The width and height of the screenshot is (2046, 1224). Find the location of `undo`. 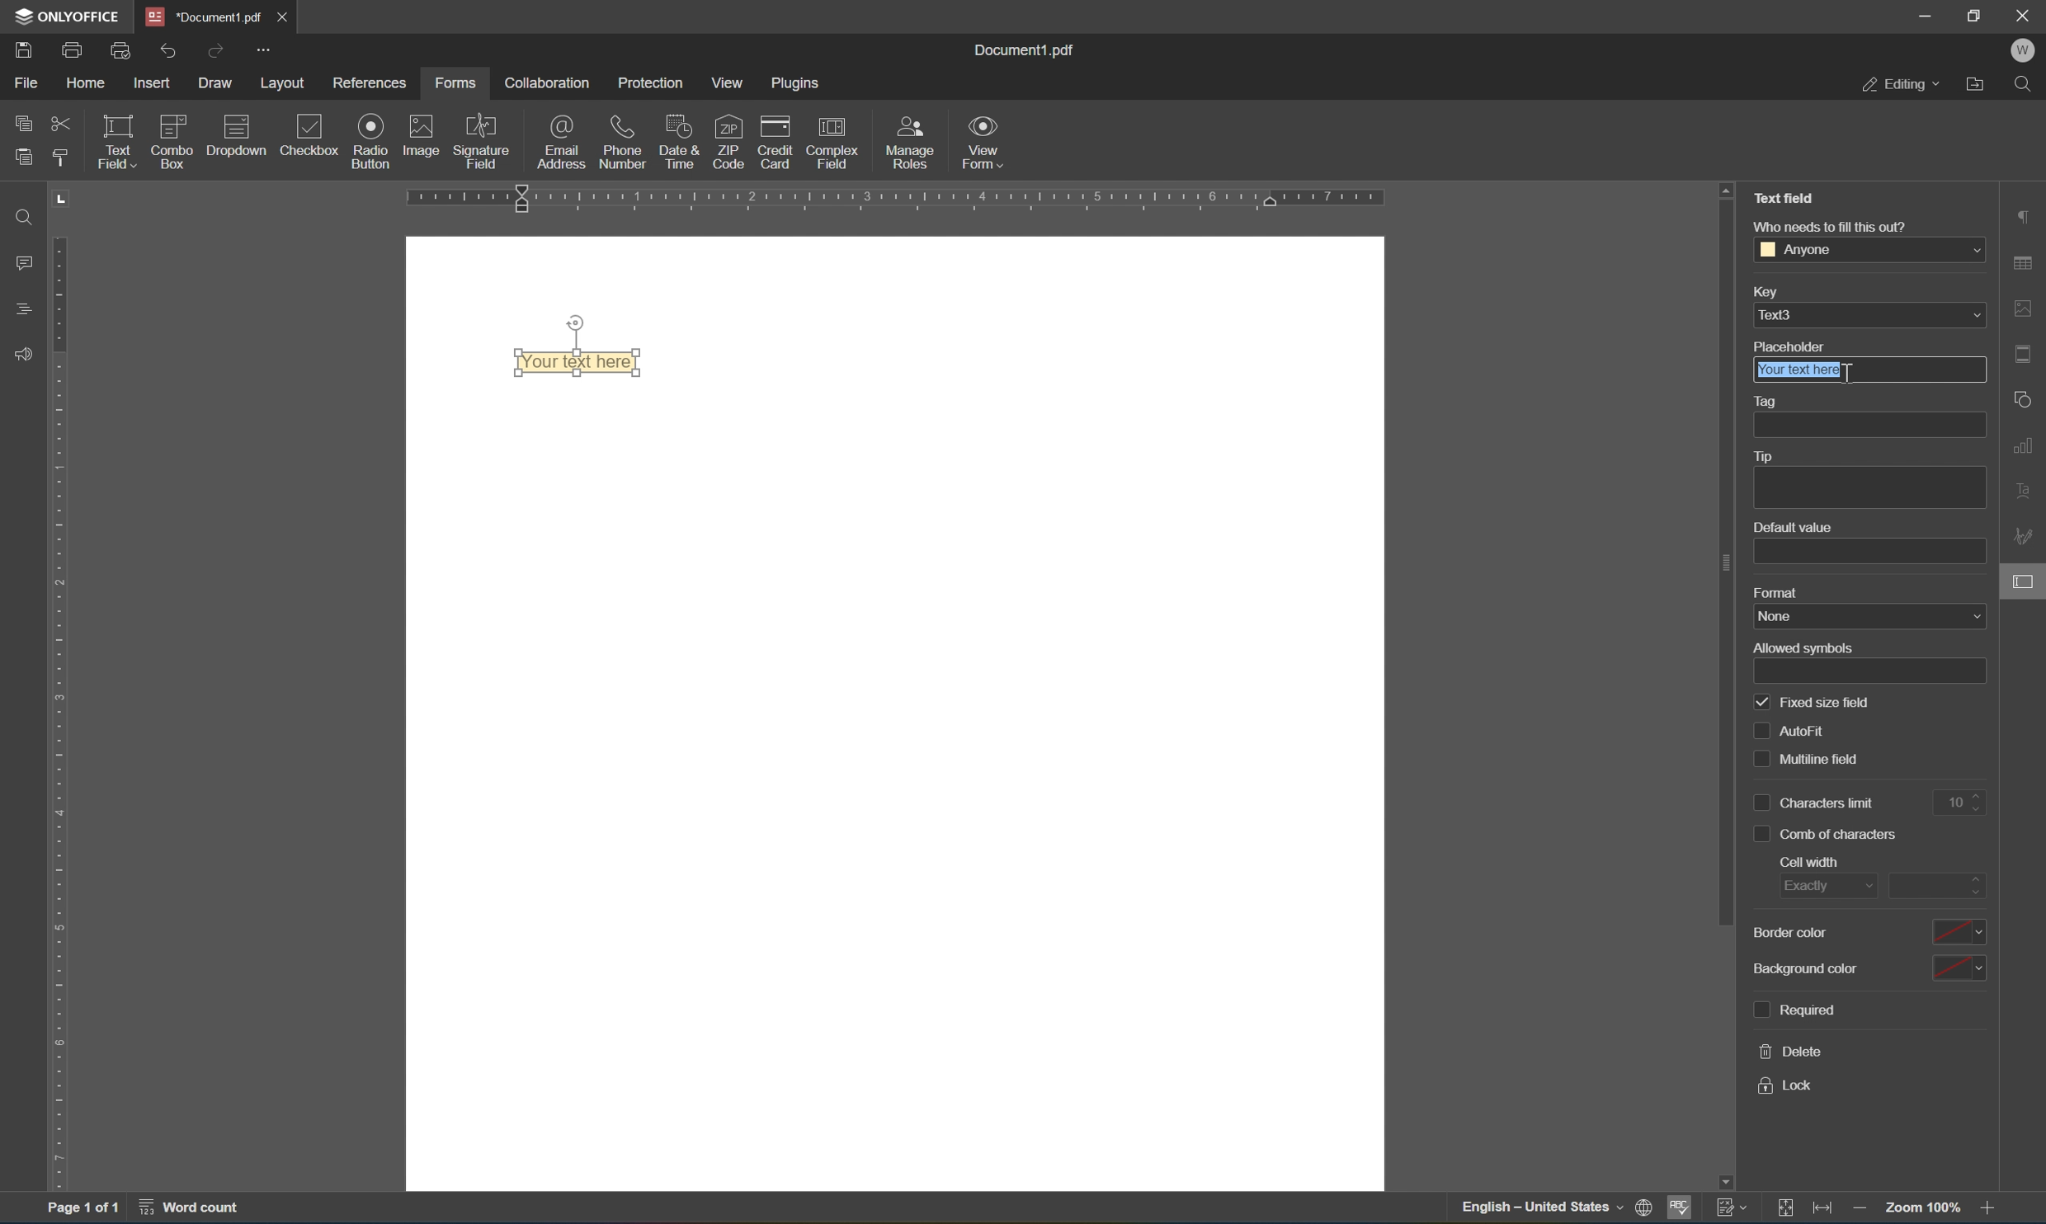

undo is located at coordinates (169, 52).